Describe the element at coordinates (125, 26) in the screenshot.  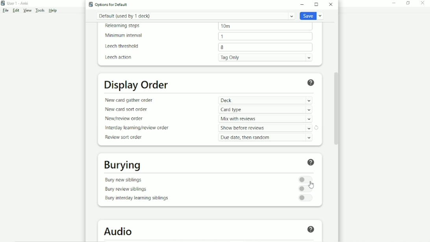
I see `relearning steps` at that location.